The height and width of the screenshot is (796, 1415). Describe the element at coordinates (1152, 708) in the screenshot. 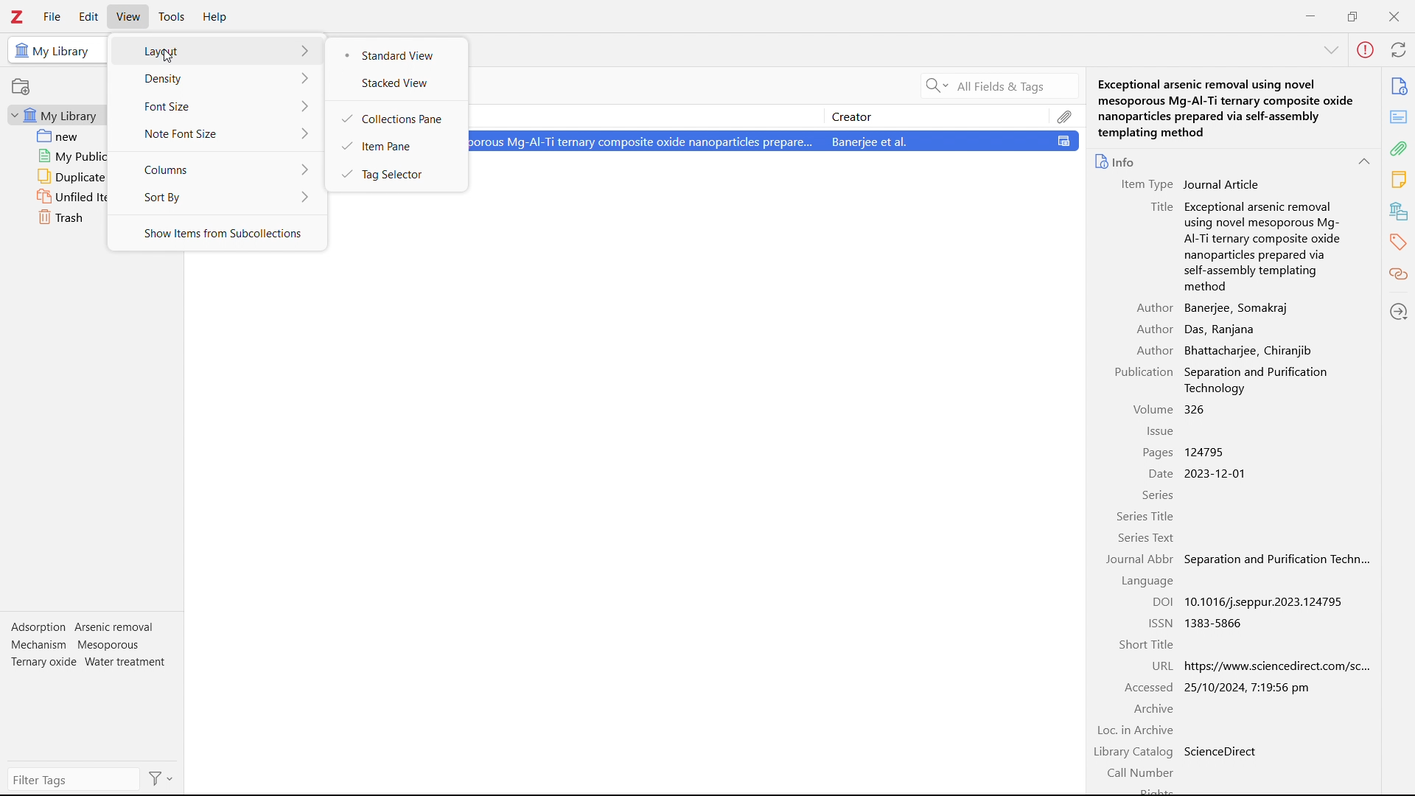

I see `Archive` at that location.